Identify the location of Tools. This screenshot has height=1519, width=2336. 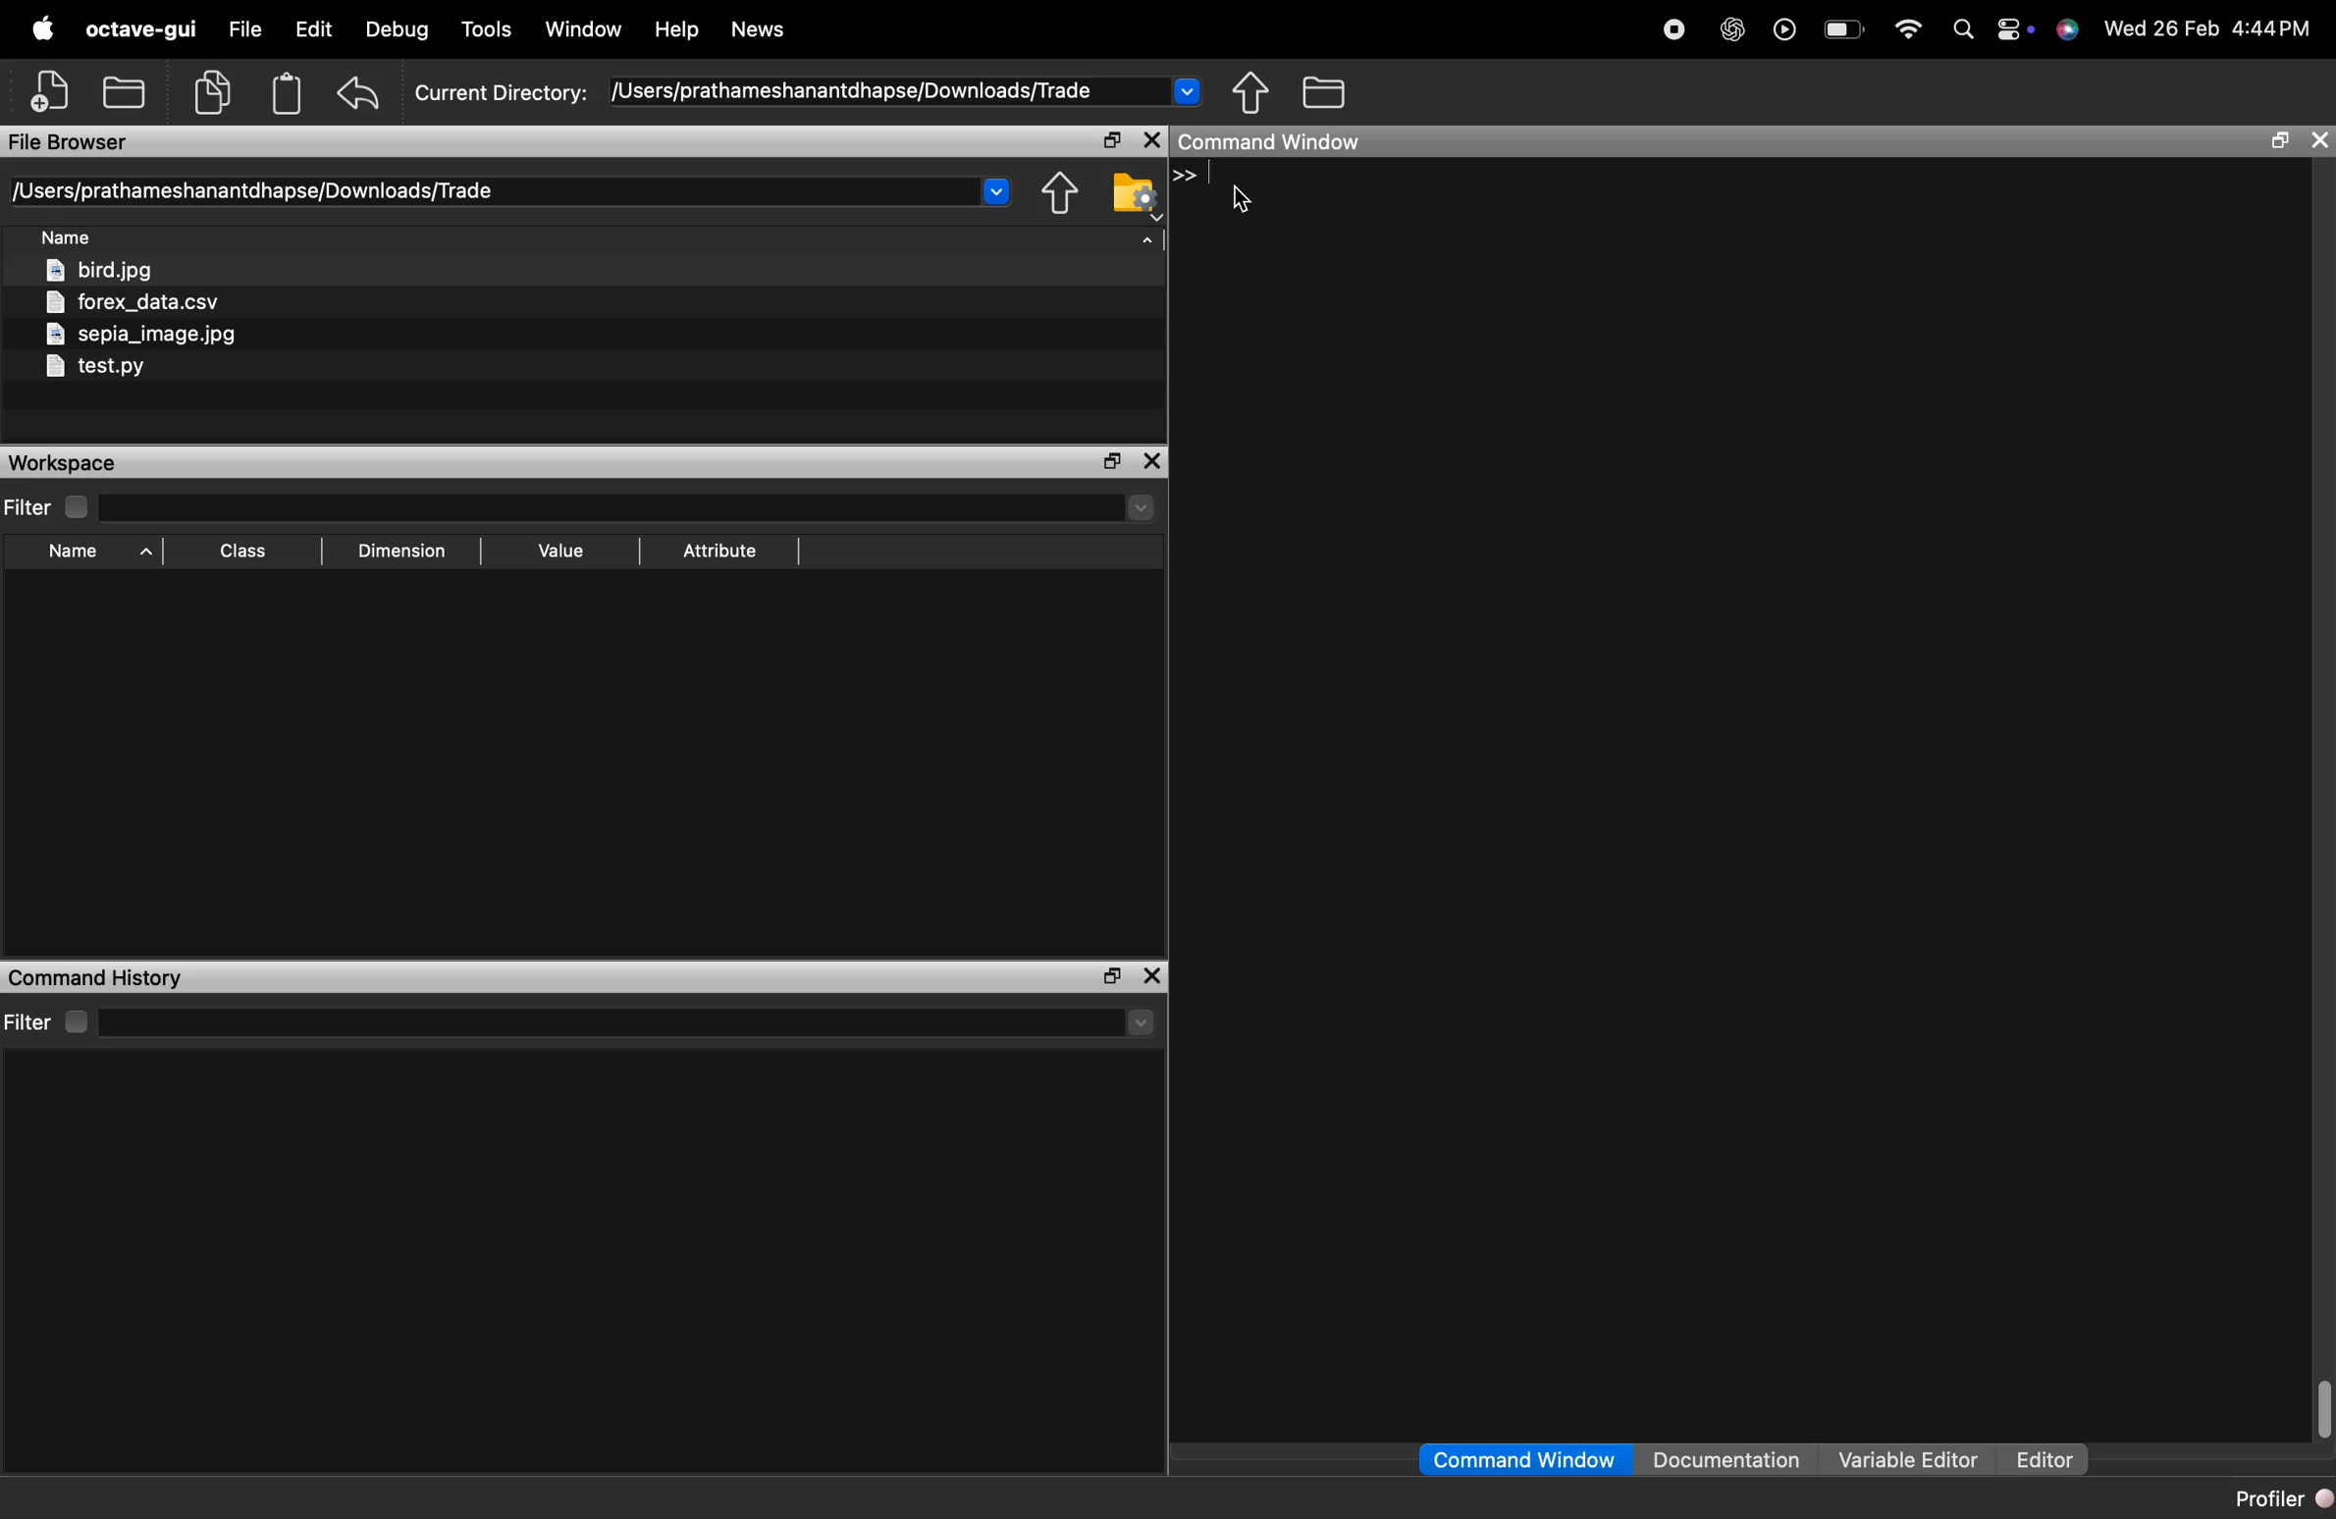
(488, 28).